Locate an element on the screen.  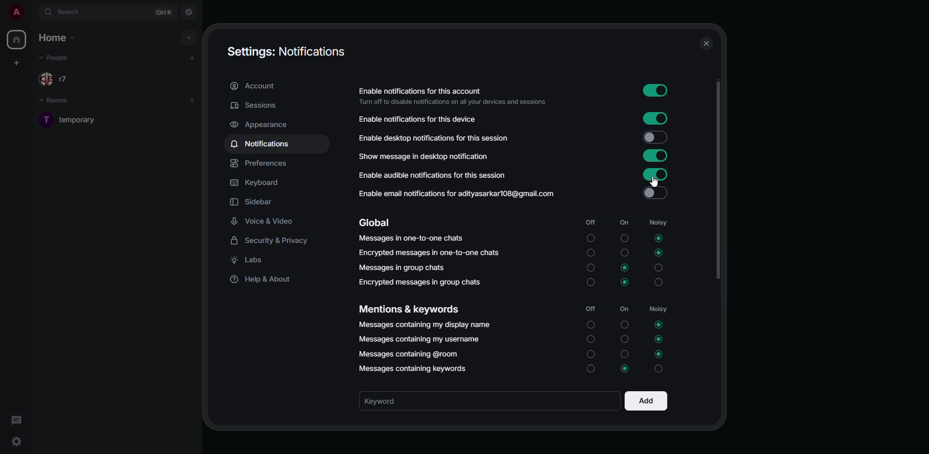
enable notifications for this account is located at coordinates (453, 95).